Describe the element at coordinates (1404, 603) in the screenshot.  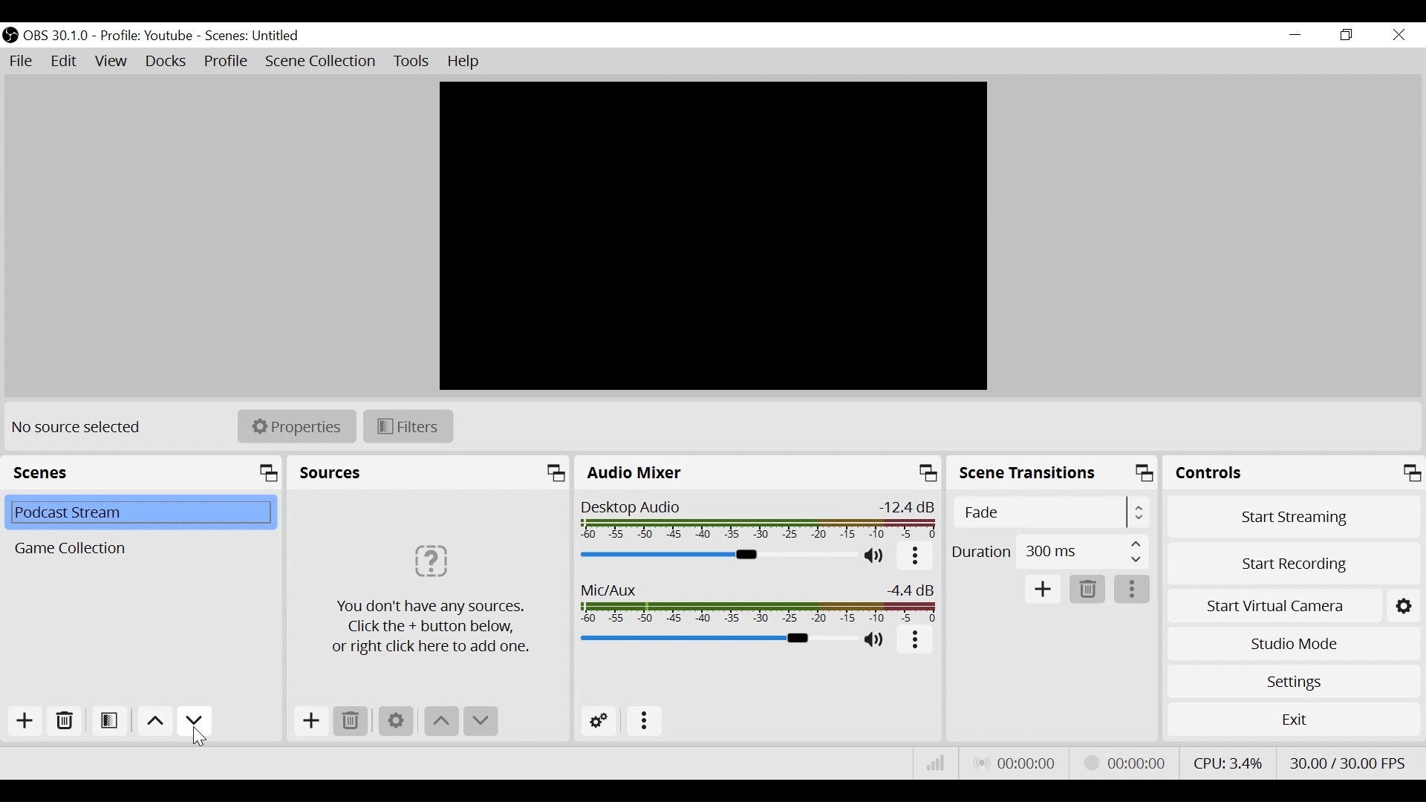
I see `Setting` at that location.